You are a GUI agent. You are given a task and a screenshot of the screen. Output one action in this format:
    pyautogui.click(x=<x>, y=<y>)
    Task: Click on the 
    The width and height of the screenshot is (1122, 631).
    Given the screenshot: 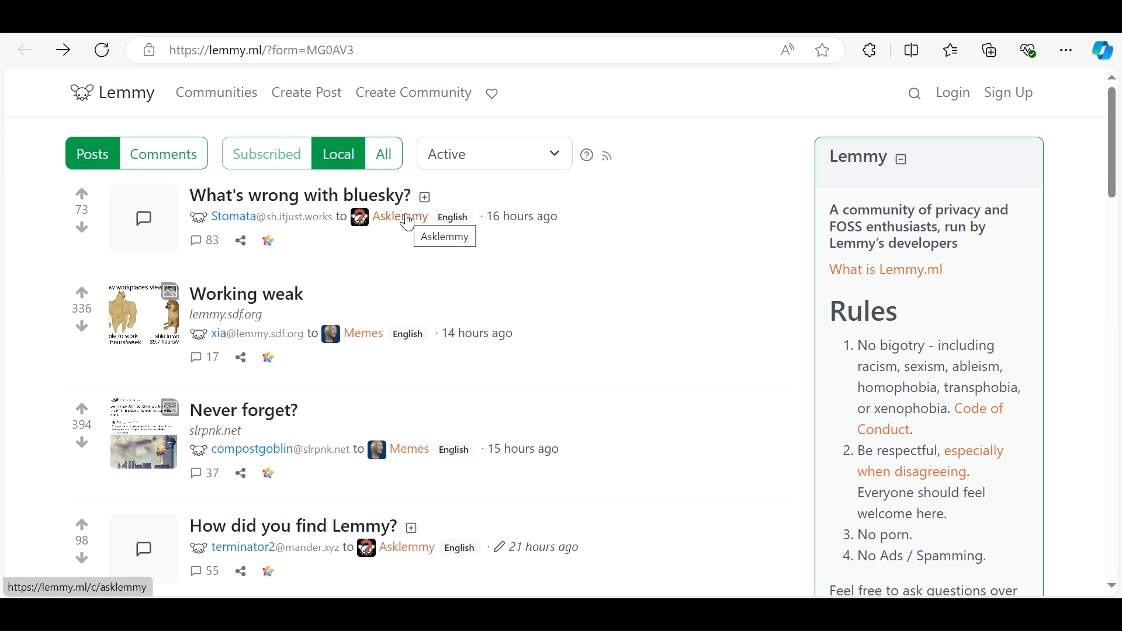 What is the action you would take?
    pyautogui.click(x=1109, y=78)
    